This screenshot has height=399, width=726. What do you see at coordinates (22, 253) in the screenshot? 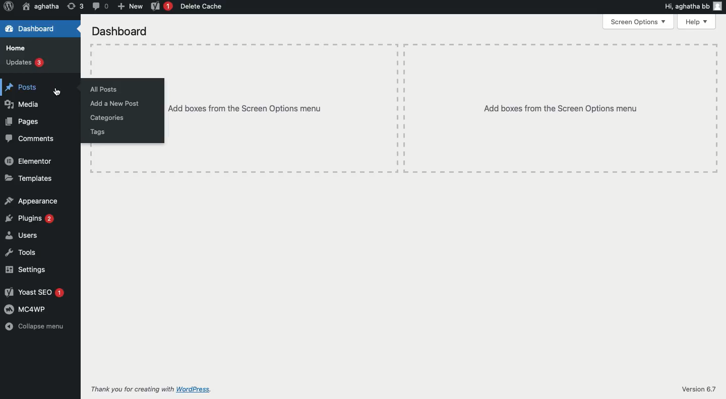
I see `Tools` at bounding box center [22, 253].